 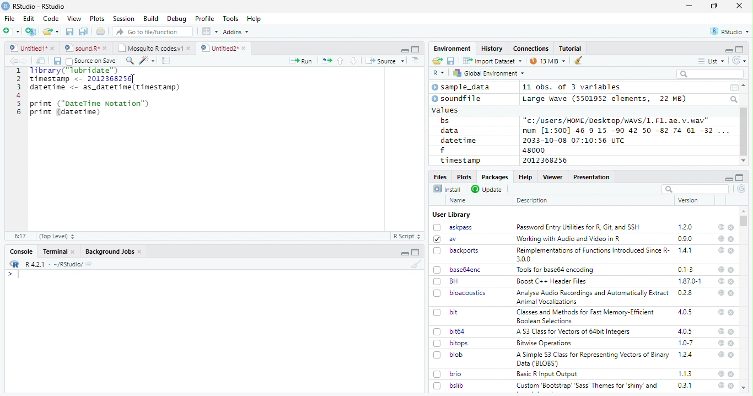 What do you see at coordinates (153, 31) in the screenshot?
I see `Go to file/function` at bounding box center [153, 31].